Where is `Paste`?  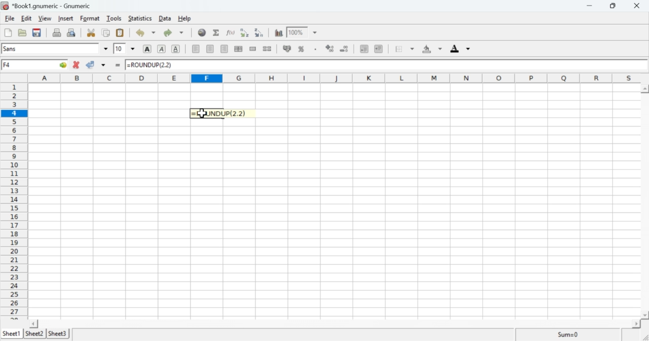 Paste is located at coordinates (121, 32).